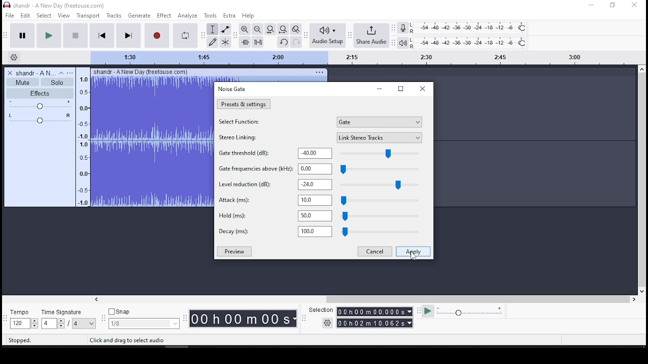 Image resolution: width=648 pixels, height=364 pixels. What do you see at coordinates (296, 29) in the screenshot?
I see `zoom toggle` at bounding box center [296, 29].